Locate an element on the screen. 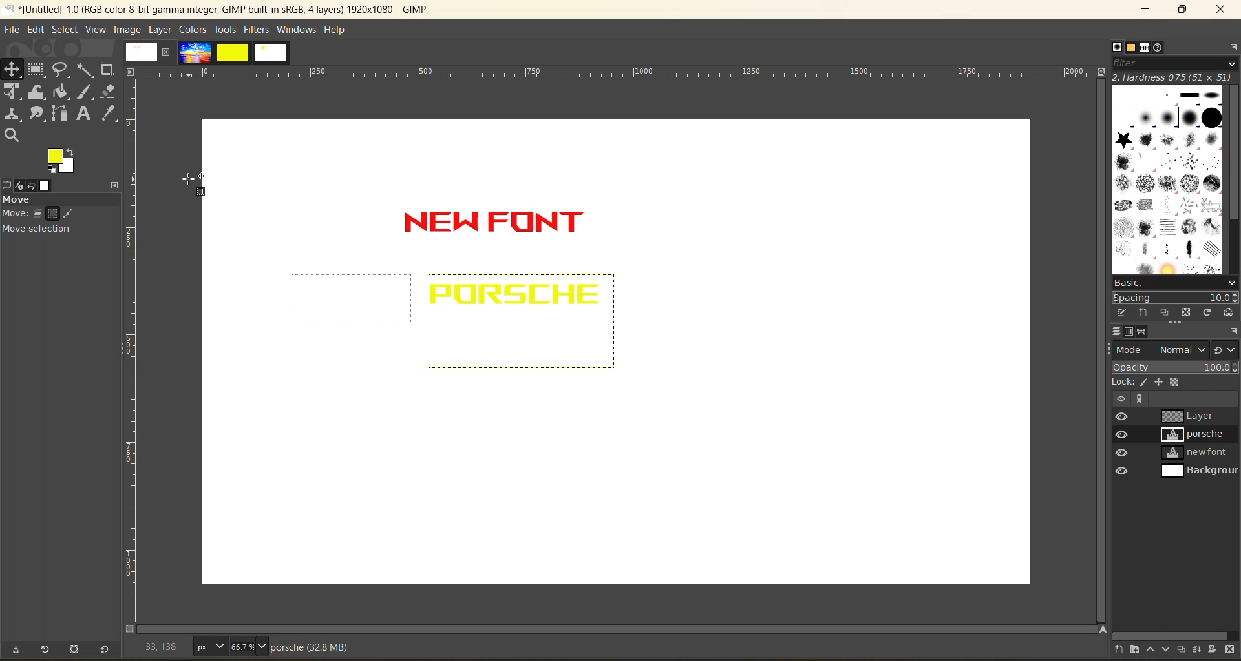 This screenshot has height=661, width=1241. horizontal scroll bar is located at coordinates (1171, 633).